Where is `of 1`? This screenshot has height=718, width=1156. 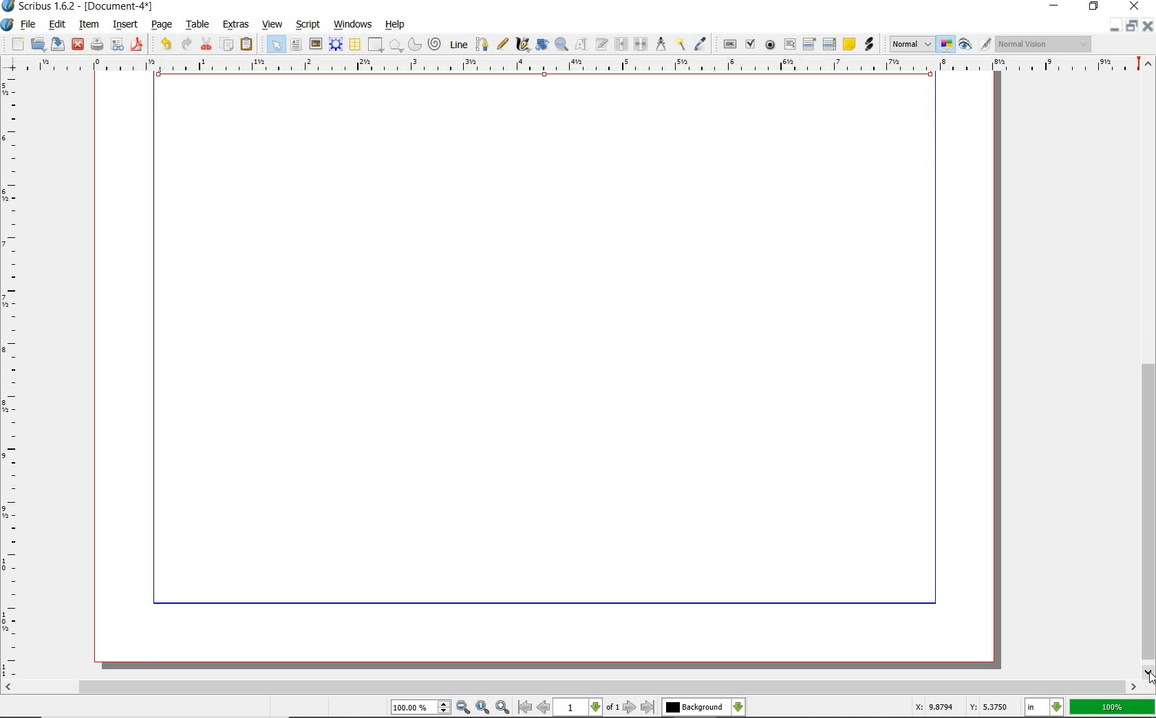
of 1 is located at coordinates (614, 708).